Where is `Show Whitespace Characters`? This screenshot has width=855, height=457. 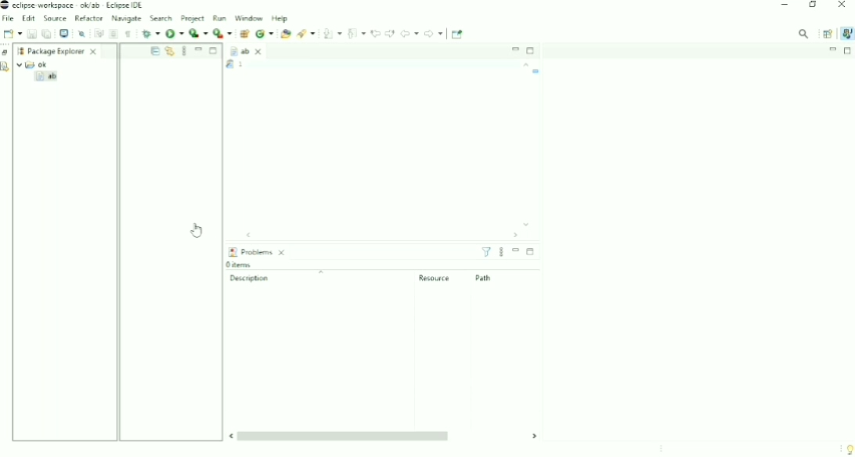
Show Whitespace Characters is located at coordinates (128, 34).